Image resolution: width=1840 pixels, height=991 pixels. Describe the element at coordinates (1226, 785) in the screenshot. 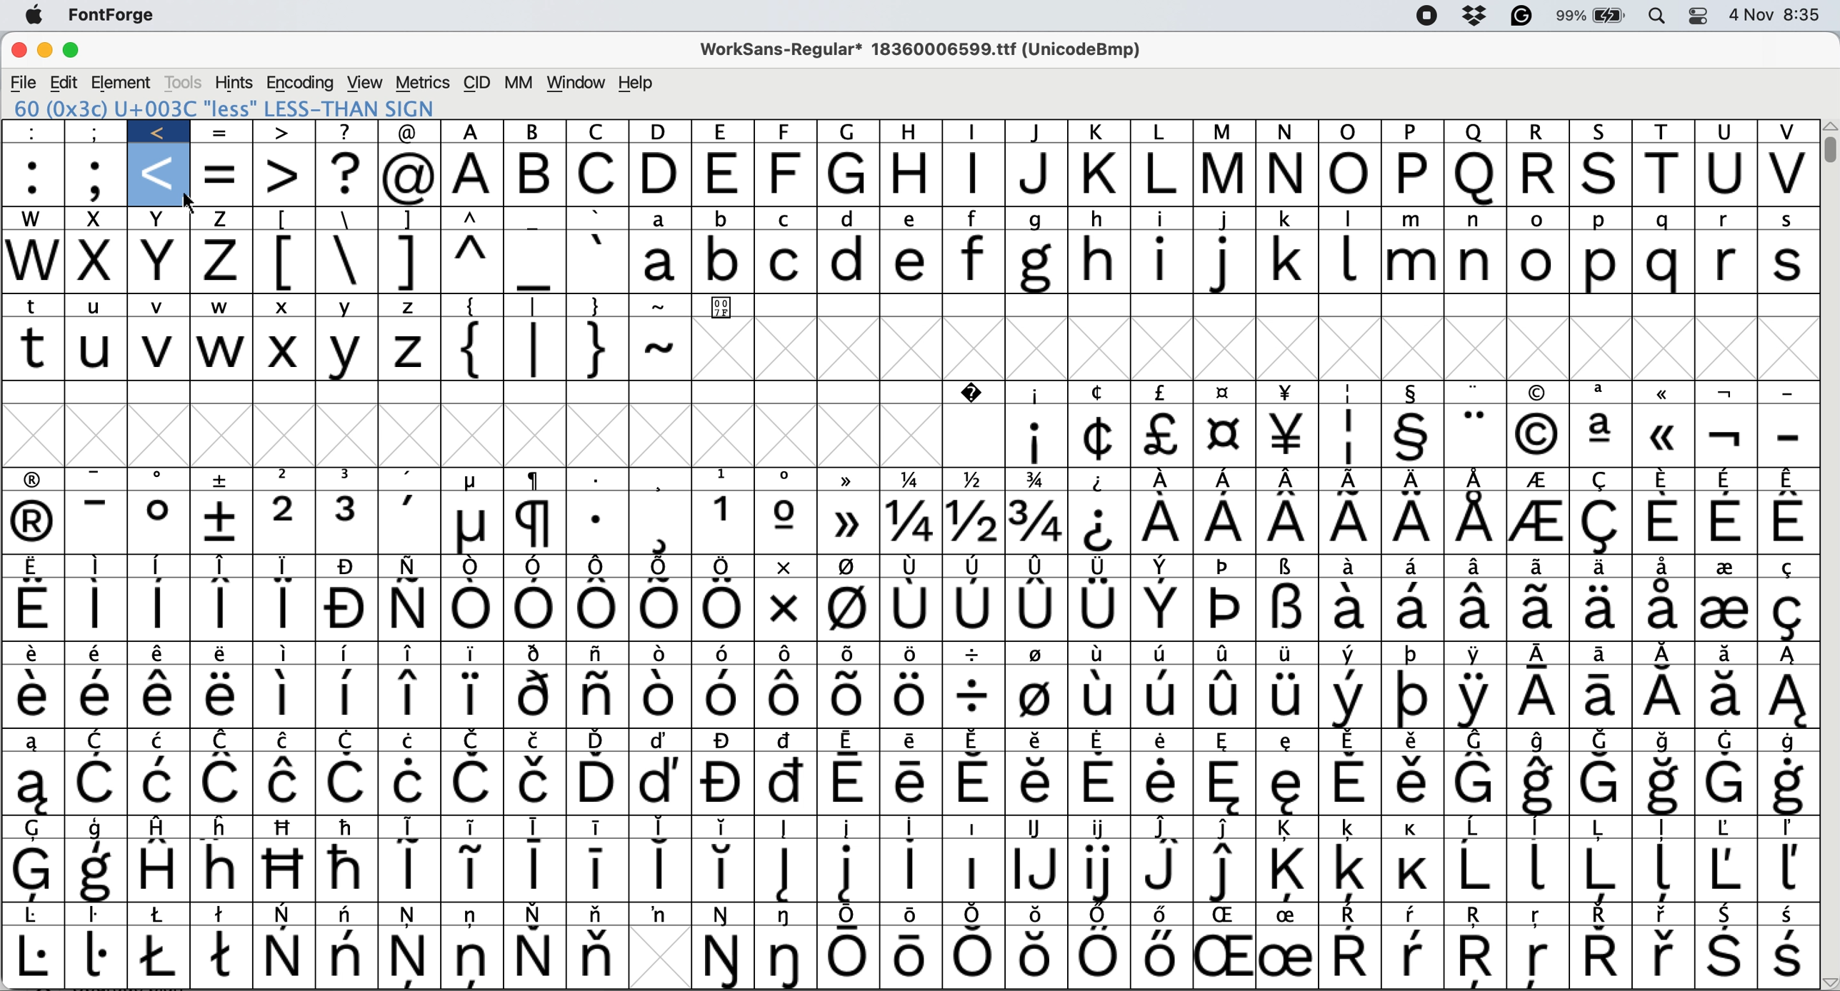

I see `Symbol` at that location.